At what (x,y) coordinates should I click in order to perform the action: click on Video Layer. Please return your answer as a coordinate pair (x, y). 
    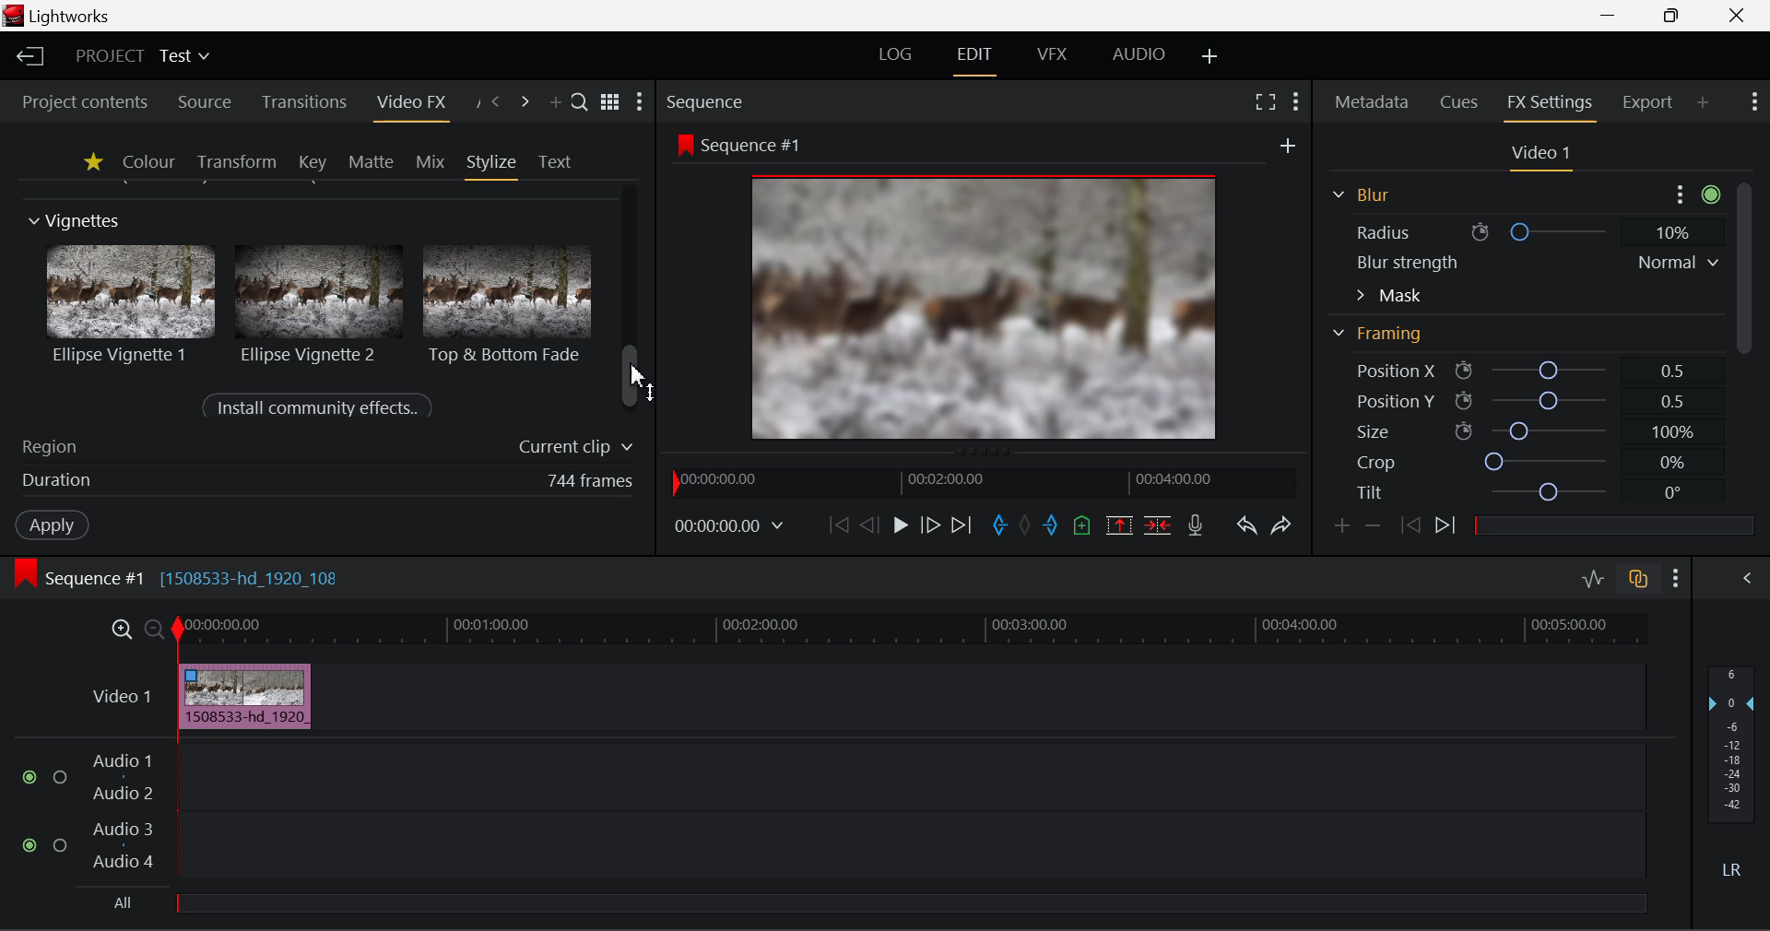
    Looking at the image, I should click on (118, 695).